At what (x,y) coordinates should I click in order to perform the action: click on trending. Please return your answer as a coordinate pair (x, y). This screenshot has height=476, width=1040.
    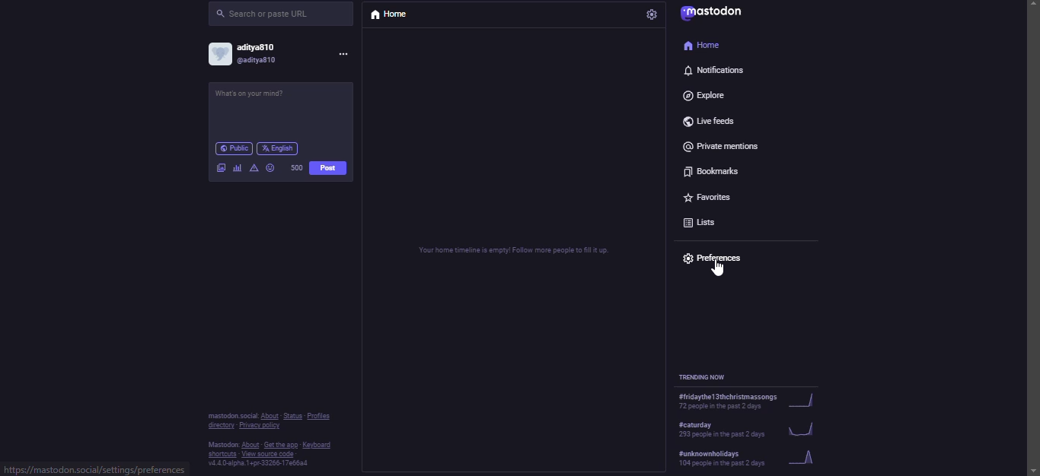
    Looking at the image, I should click on (701, 377).